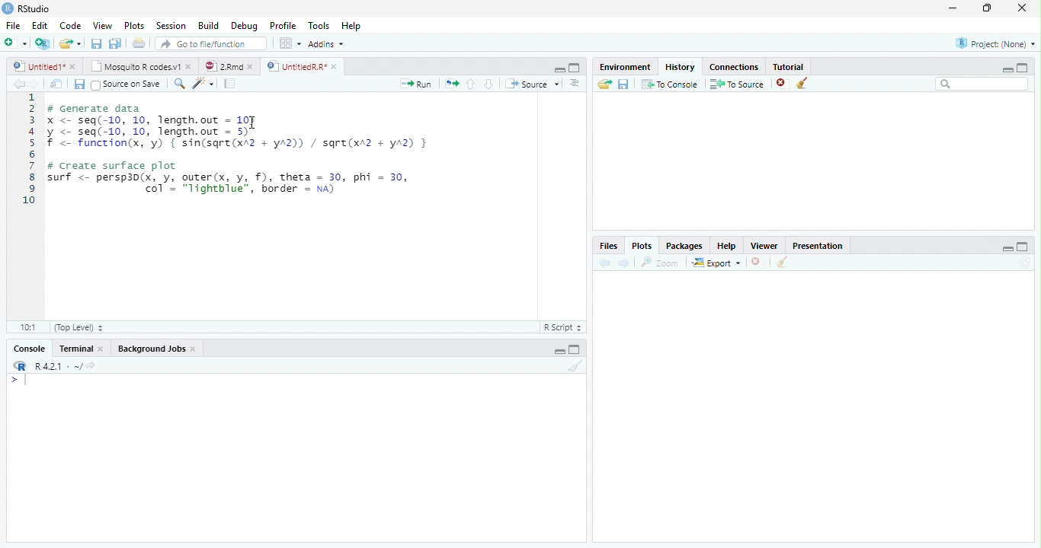 Image resolution: width=1041 pixels, height=548 pixels. I want to click on close, so click(1022, 8).